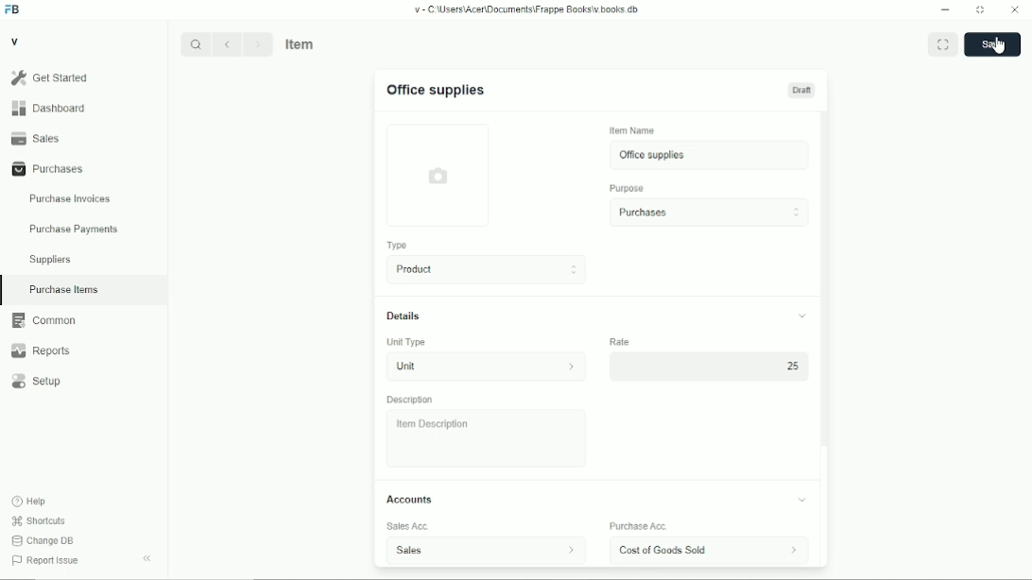 Image resolution: width=1032 pixels, height=580 pixels. What do you see at coordinates (301, 43) in the screenshot?
I see `item` at bounding box center [301, 43].